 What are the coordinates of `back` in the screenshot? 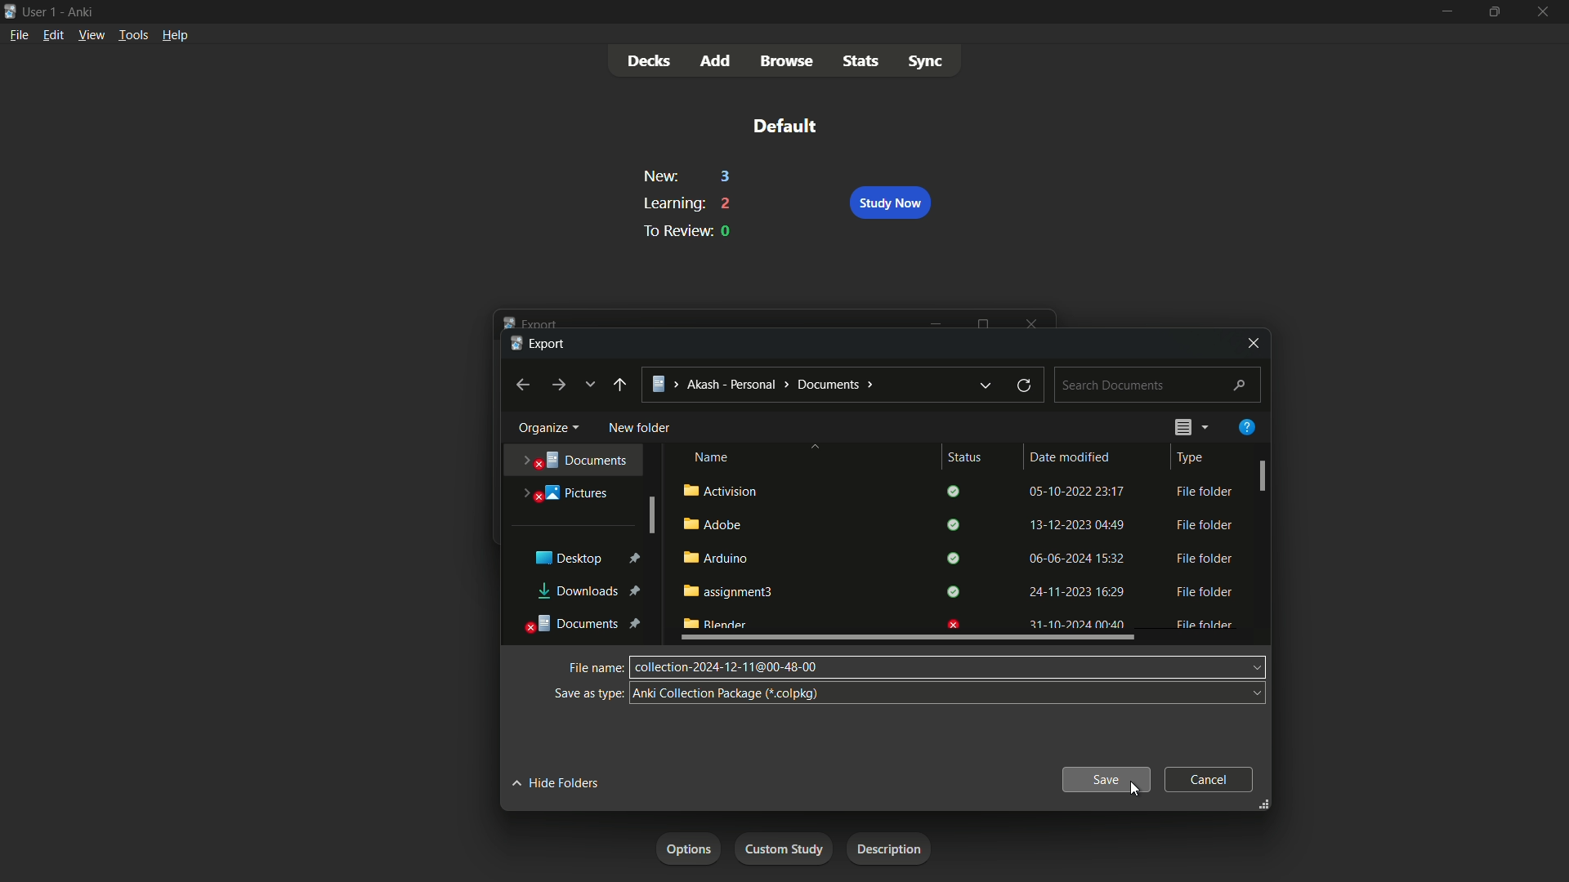 It's located at (522, 385).